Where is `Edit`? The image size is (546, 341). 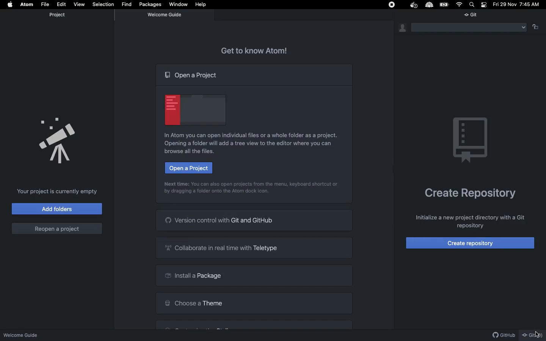
Edit is located at coordinates (61, 4).